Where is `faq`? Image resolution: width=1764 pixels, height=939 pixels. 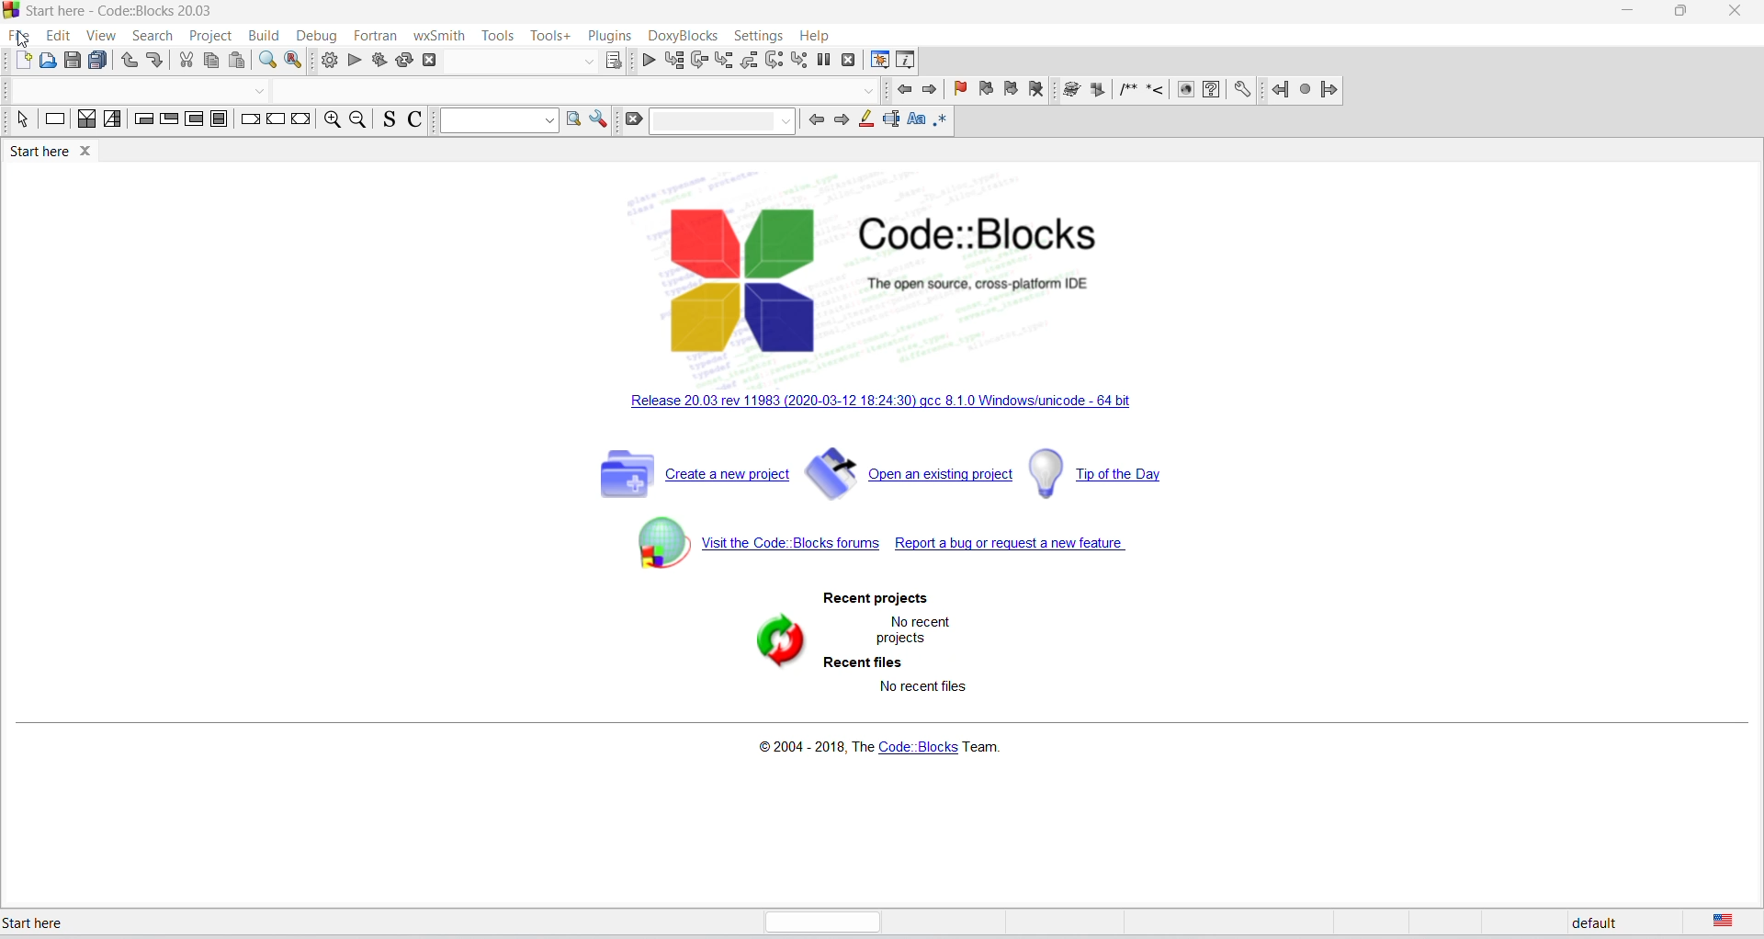
faq is located at coordinates (1212, 92).